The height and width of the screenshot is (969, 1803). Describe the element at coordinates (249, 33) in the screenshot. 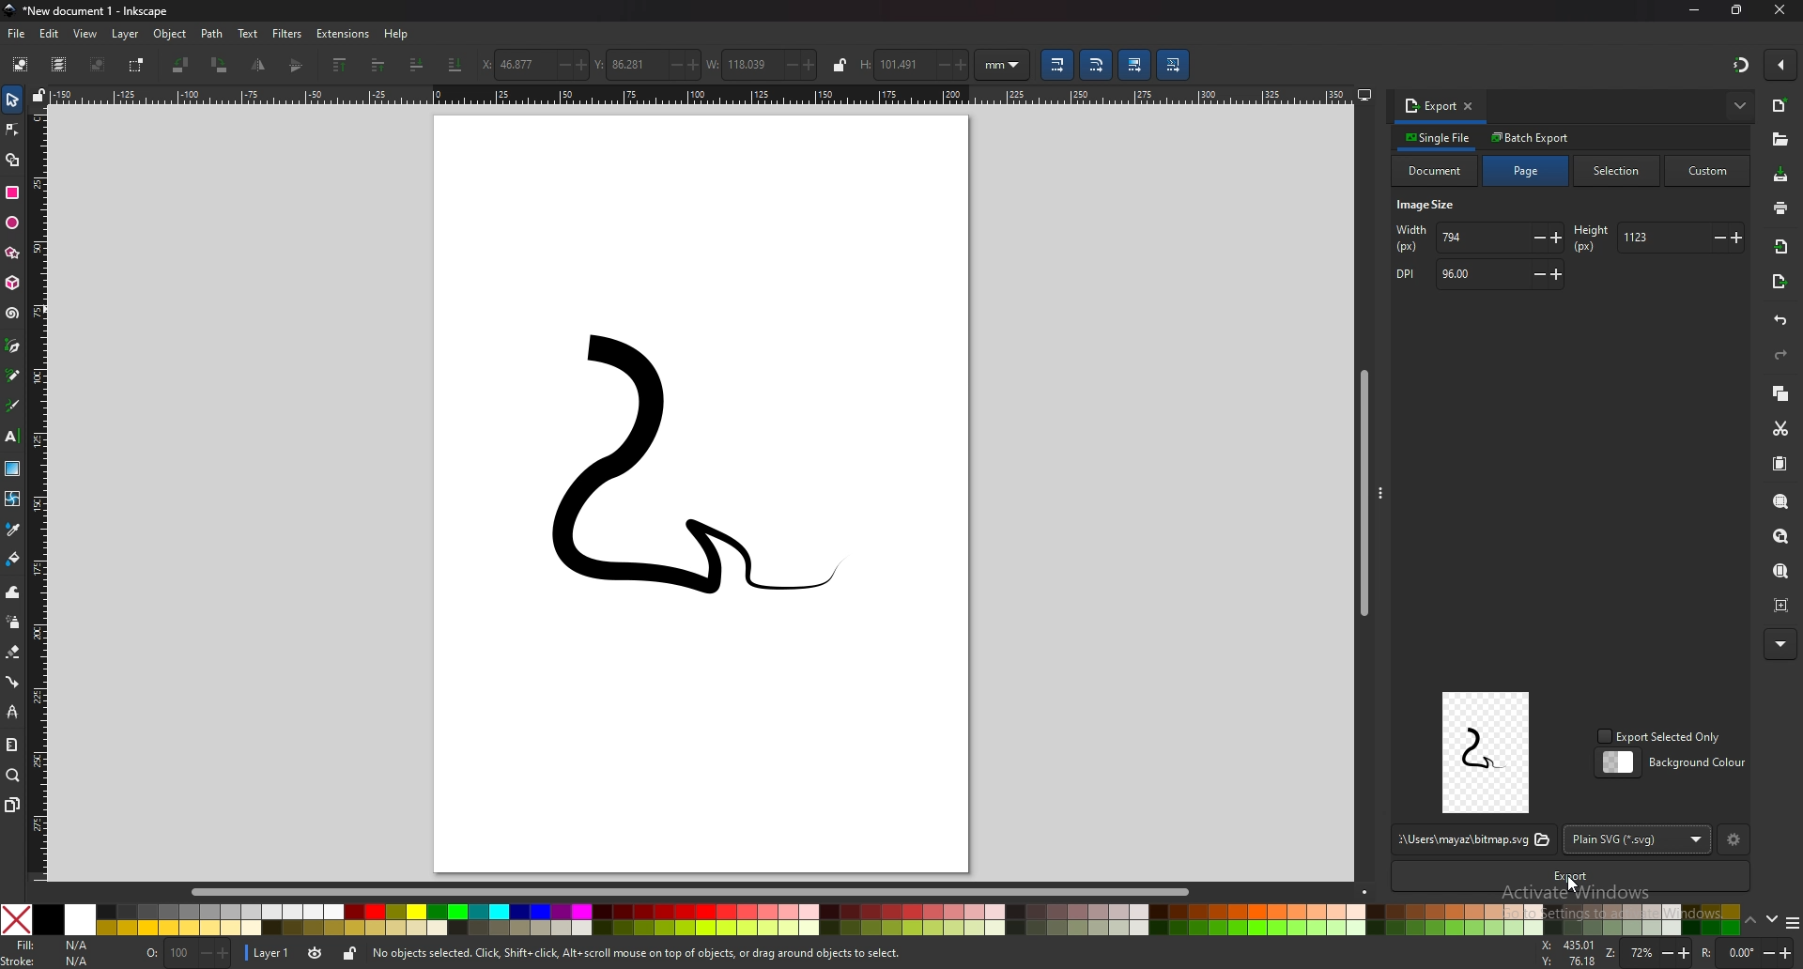

I see `text` at that location.